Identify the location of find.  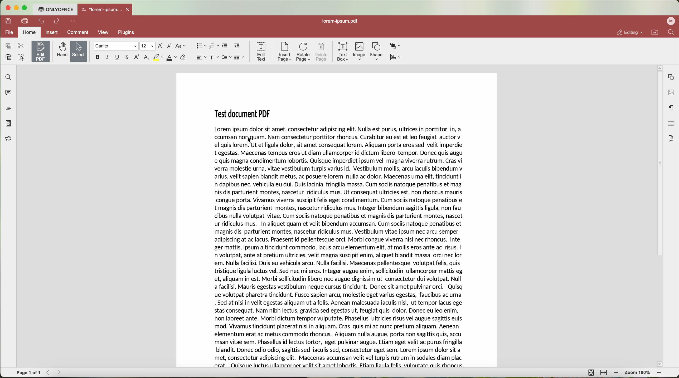
(8, 77).